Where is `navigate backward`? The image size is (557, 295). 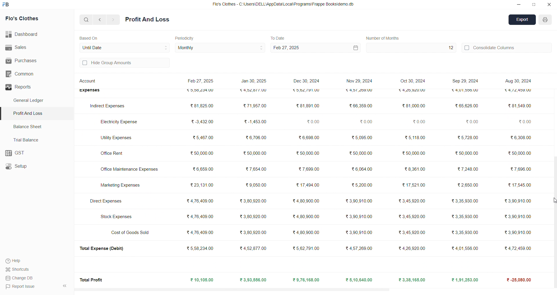
navigate backward is located at coordinates (101, 19).